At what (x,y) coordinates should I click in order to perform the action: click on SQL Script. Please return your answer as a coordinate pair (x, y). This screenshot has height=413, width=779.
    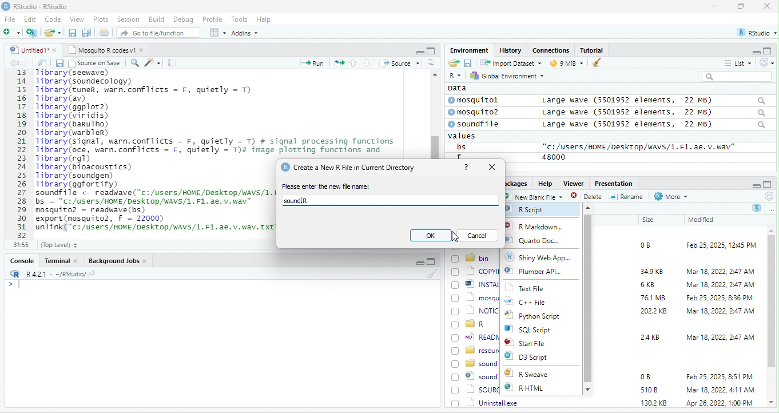
    Looking at the image, I should click on (535, 330).